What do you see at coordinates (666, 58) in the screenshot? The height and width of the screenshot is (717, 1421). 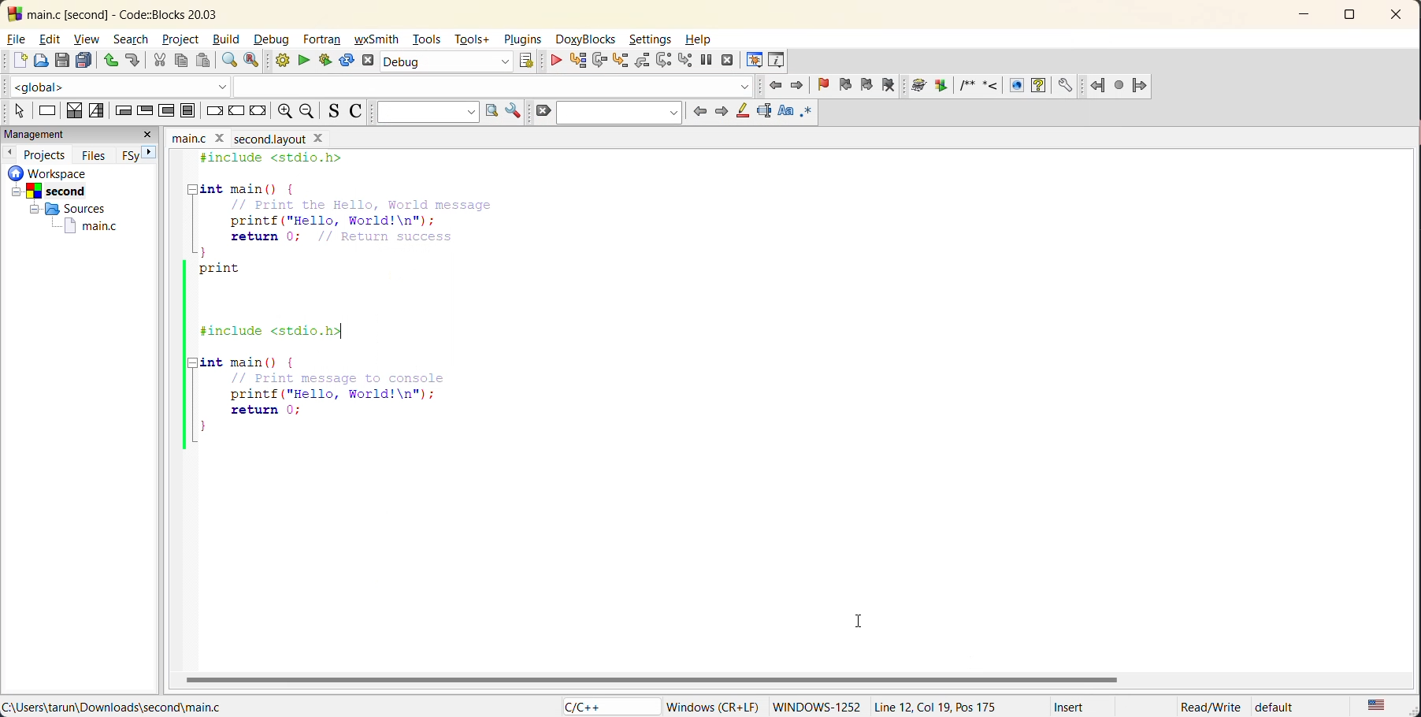 I see `next instruction` at bounding box center [666, 58].